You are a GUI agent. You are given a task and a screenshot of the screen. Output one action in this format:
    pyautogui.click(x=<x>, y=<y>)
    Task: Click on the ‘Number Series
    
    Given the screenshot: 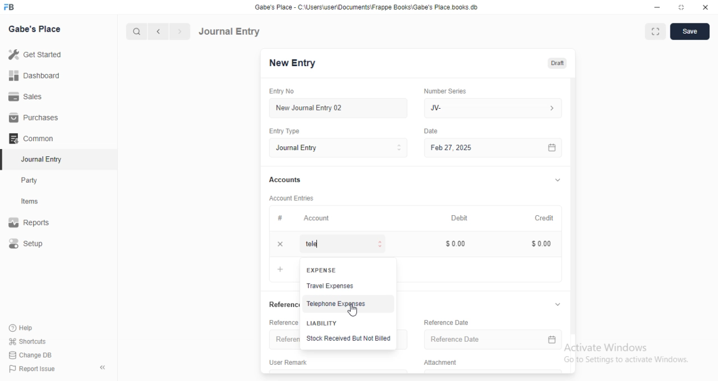 What is the action you would take?
    pyautogui.click(x=445, y=91)
    